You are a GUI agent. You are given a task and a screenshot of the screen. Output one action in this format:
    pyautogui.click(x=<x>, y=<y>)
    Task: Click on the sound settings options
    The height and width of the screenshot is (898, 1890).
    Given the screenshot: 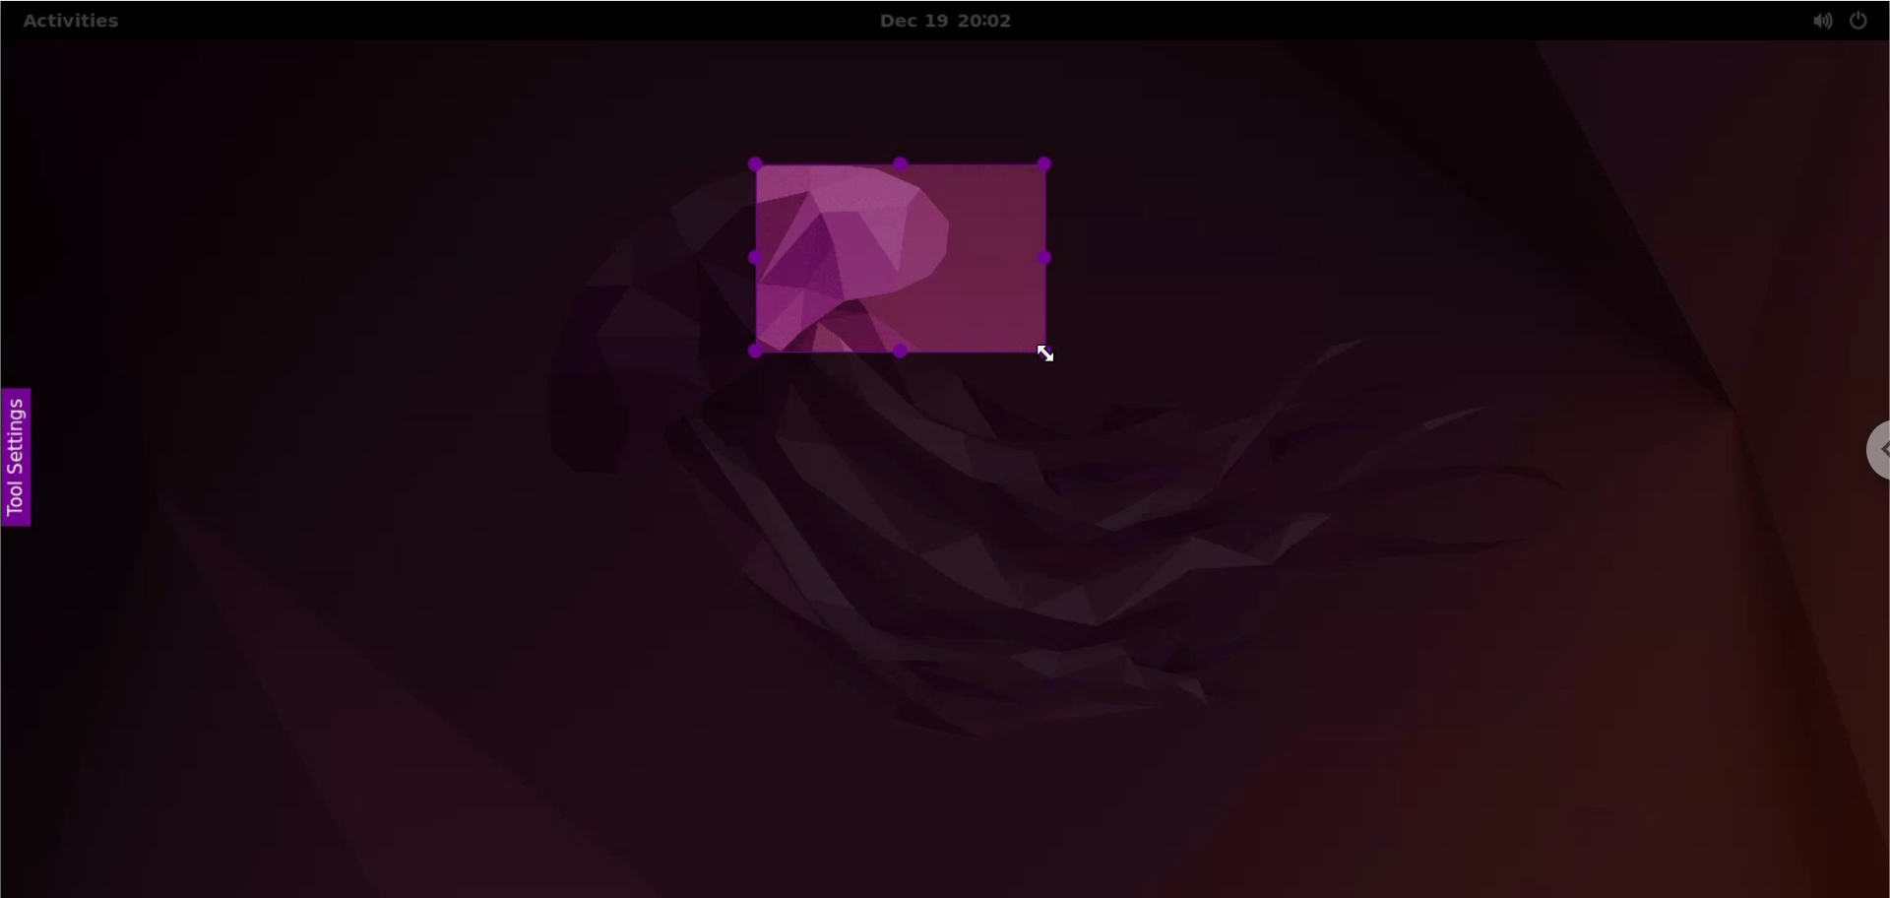 What is the action you would take?
    pyautogui.click(x=1817, y=23)
    